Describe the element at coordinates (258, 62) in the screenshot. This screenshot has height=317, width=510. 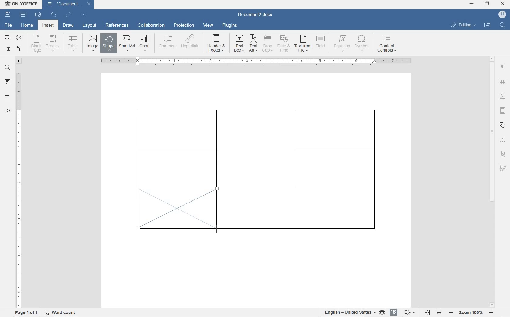
I see `ruler` at that location.